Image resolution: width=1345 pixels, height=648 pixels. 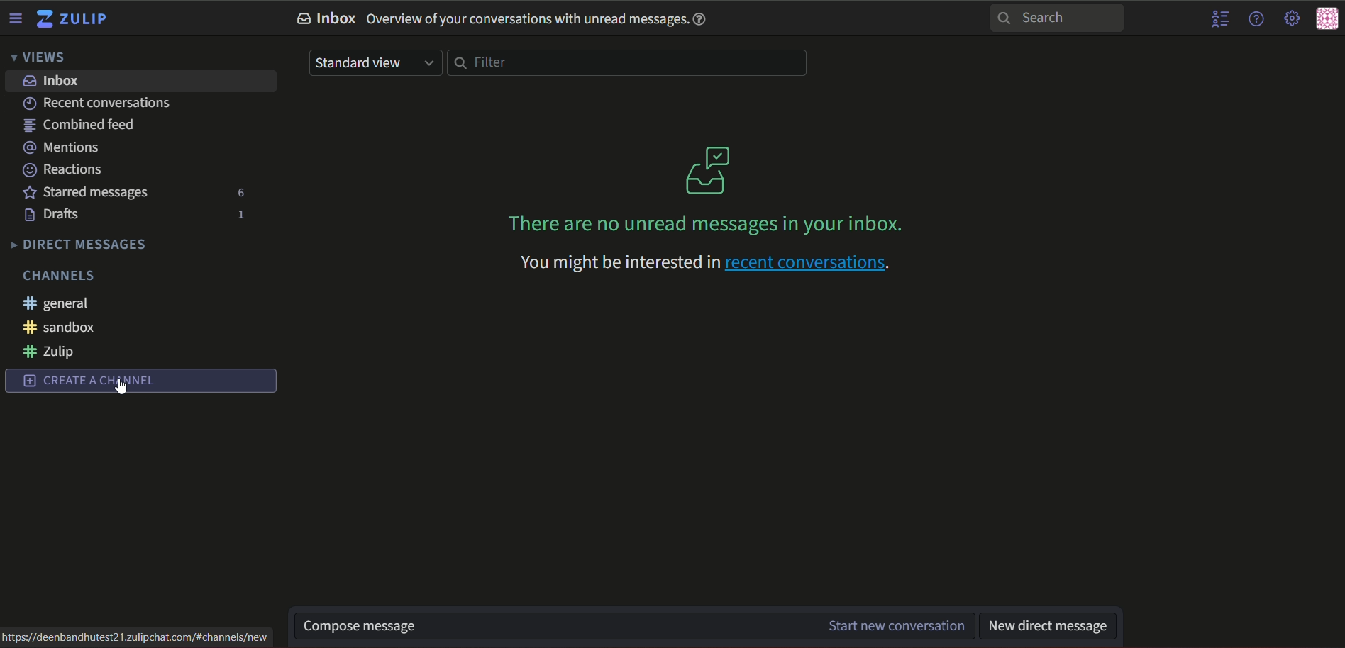 What do you see at coordinates (54, 352) in the screenshot?
I see `#zulip` at bounding box center [54, 352].